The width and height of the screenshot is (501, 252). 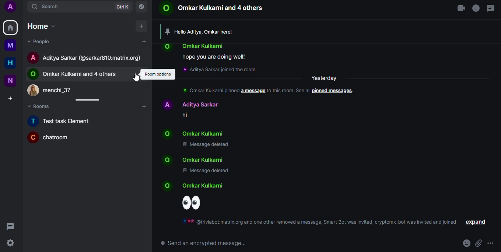 What do you see at coordinates (193, 46) in the screenshot?
I see `contact` at bounding box center [193, 46].